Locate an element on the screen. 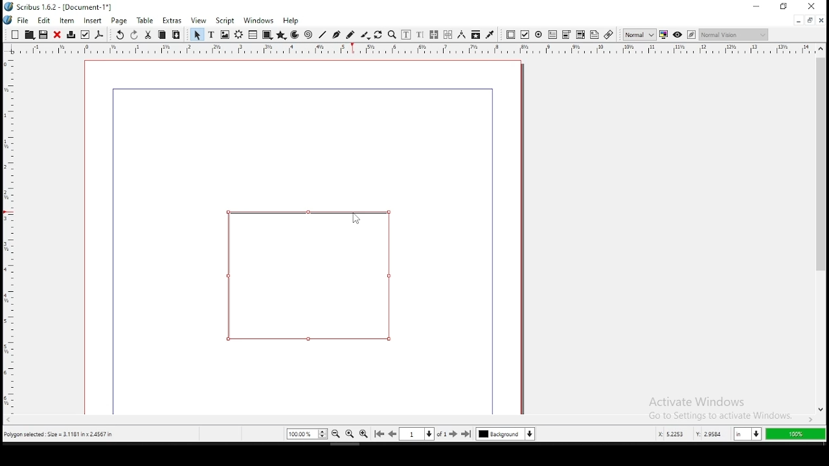  minimize is located at coordinates (798, 21).